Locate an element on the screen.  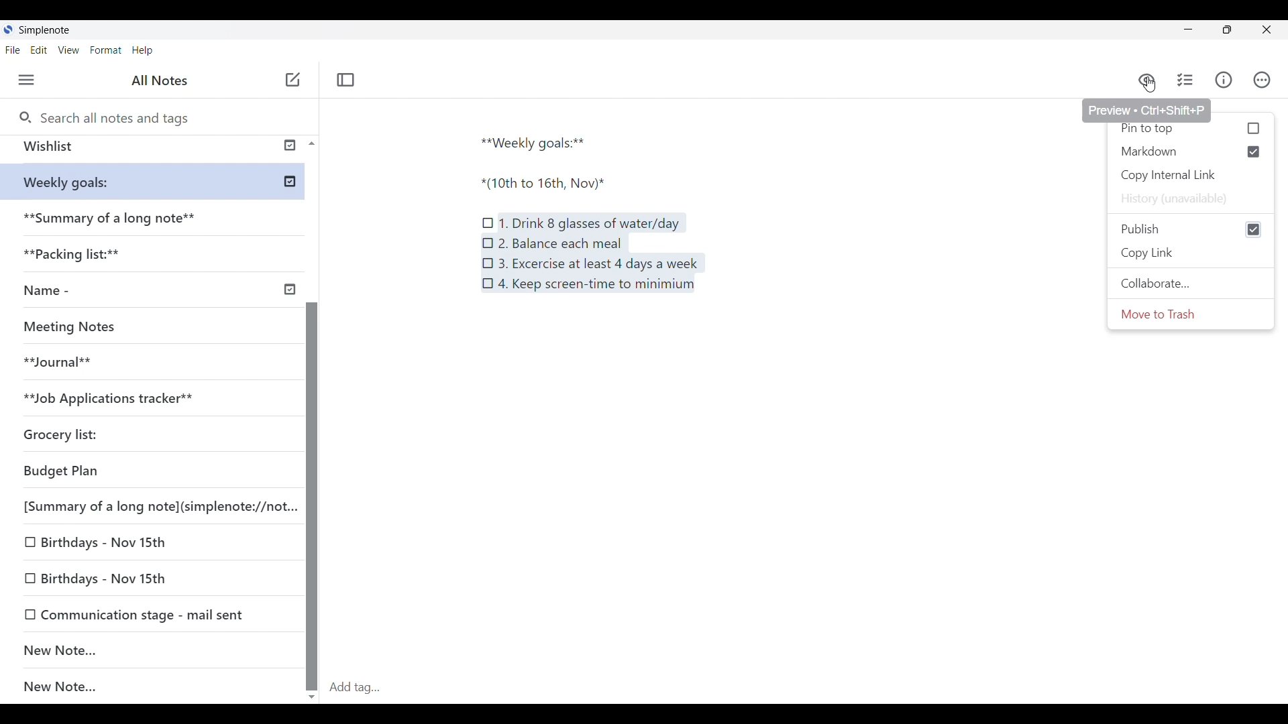
copy internal link is located at coordinates (1170, 176).